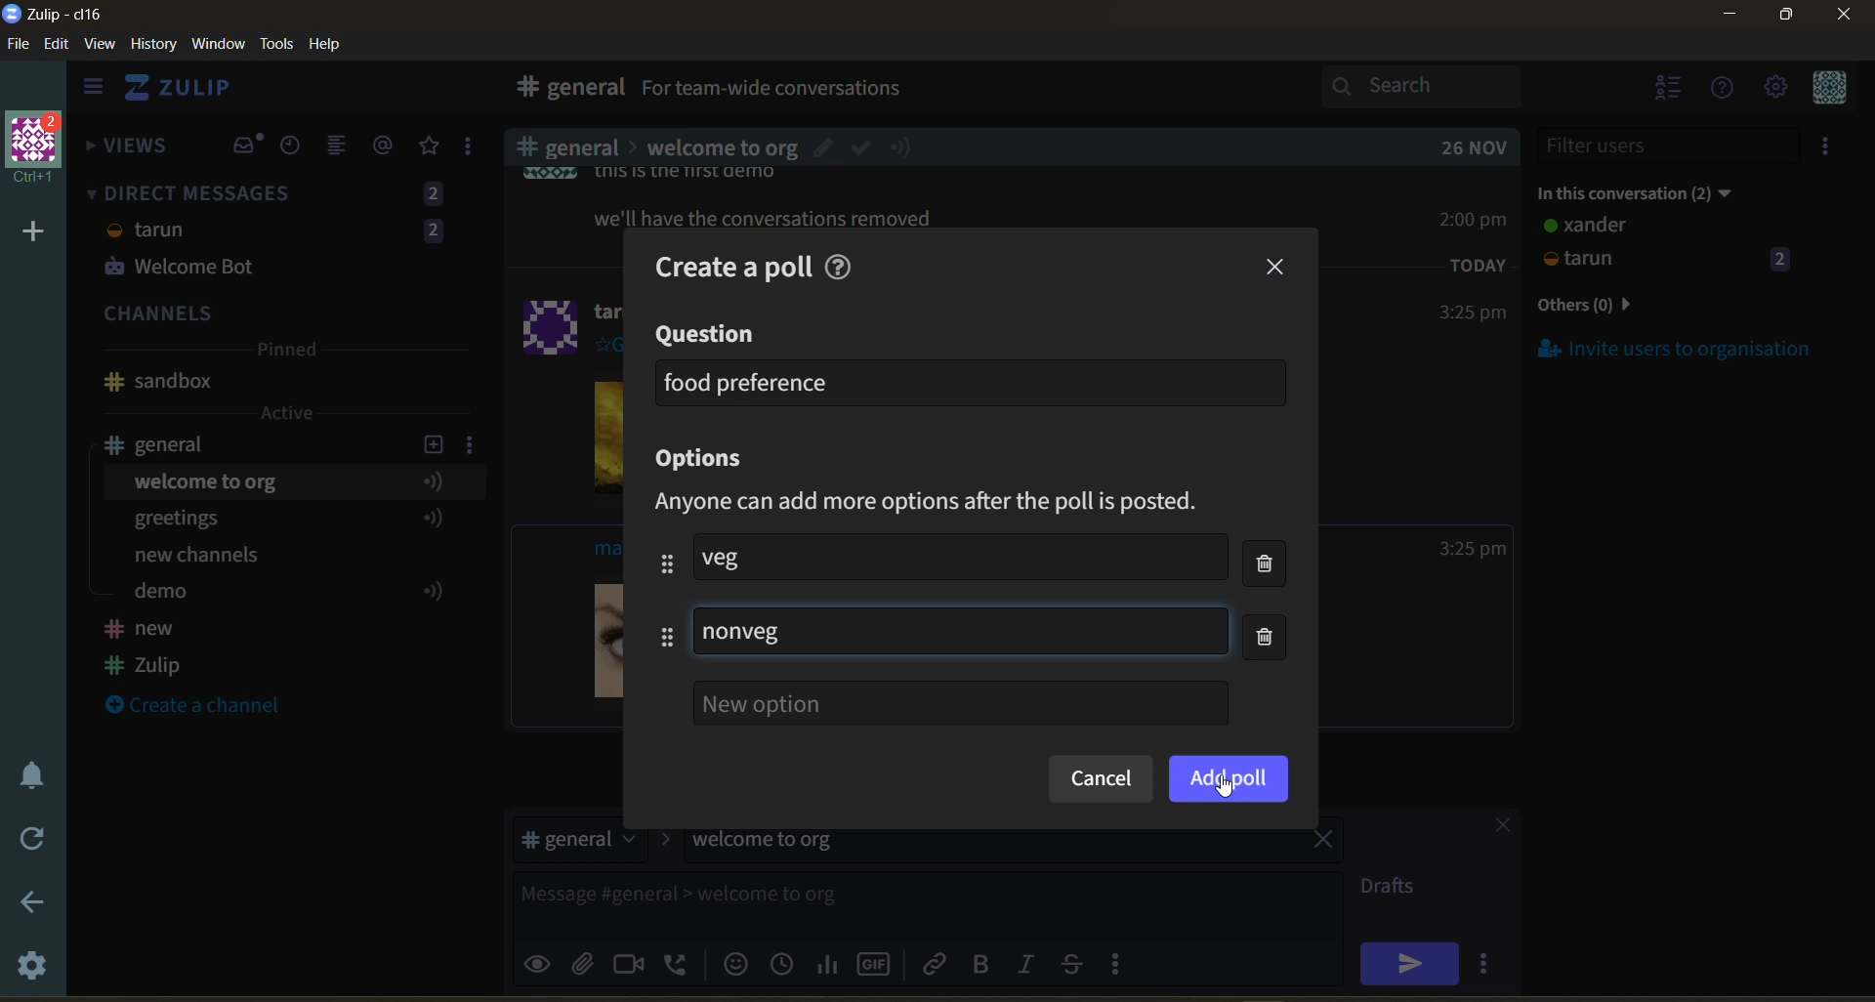  I want to click on add emoji, so click(733, 963).